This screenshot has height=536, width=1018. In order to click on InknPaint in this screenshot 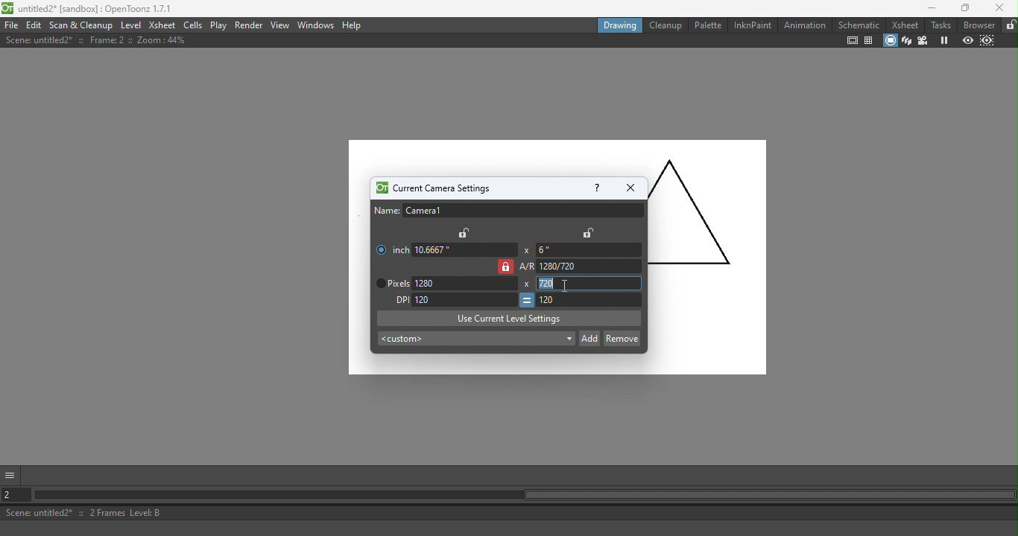, I will do `click(753, 25)`.